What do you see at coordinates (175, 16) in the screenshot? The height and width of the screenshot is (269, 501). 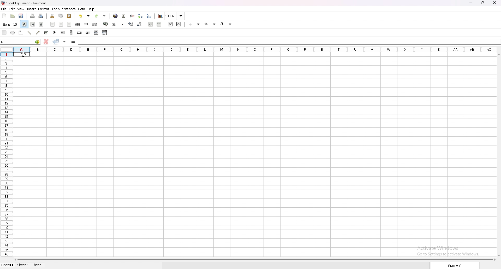 I see `zoom` at bounding box center [175, 16].